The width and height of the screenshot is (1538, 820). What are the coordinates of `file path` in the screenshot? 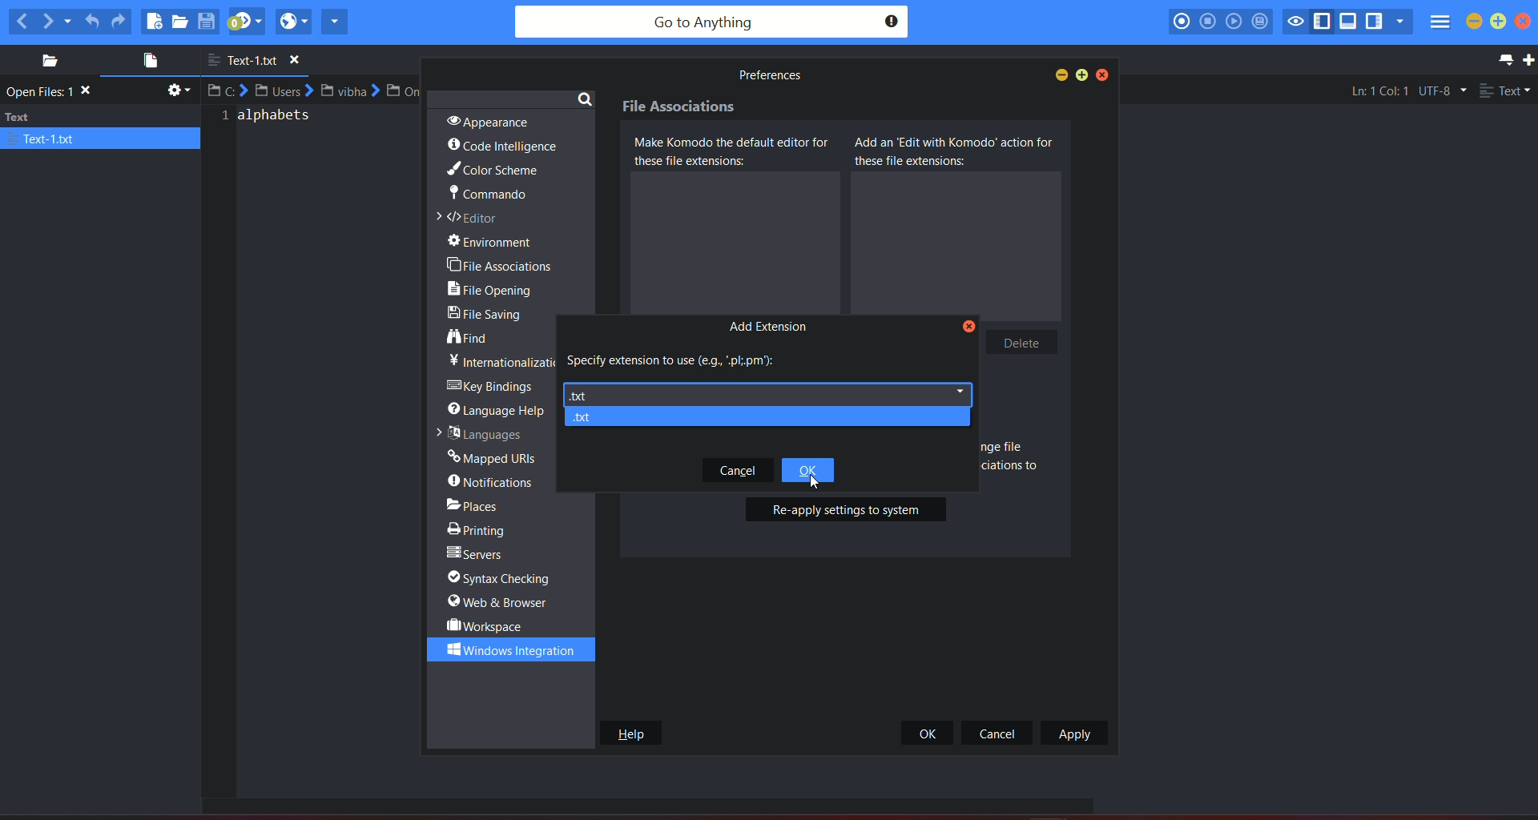 It's located at (316, 90).